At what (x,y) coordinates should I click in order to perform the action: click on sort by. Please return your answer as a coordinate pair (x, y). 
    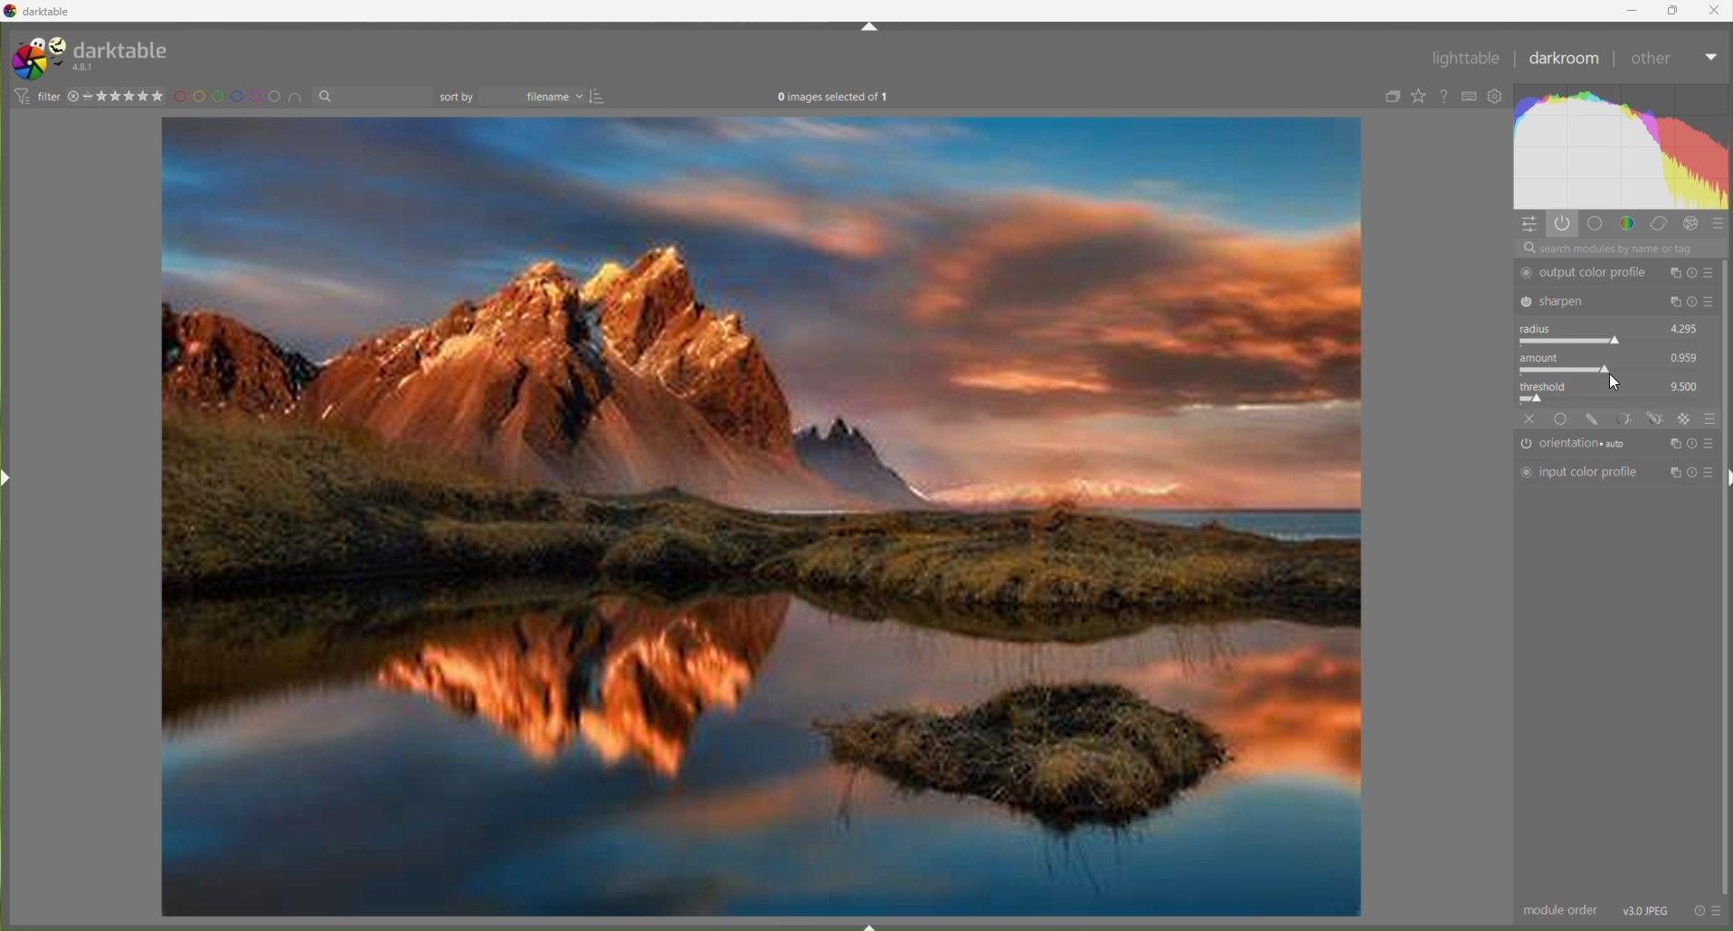
    Looking at the image, I should click on (373, 97).